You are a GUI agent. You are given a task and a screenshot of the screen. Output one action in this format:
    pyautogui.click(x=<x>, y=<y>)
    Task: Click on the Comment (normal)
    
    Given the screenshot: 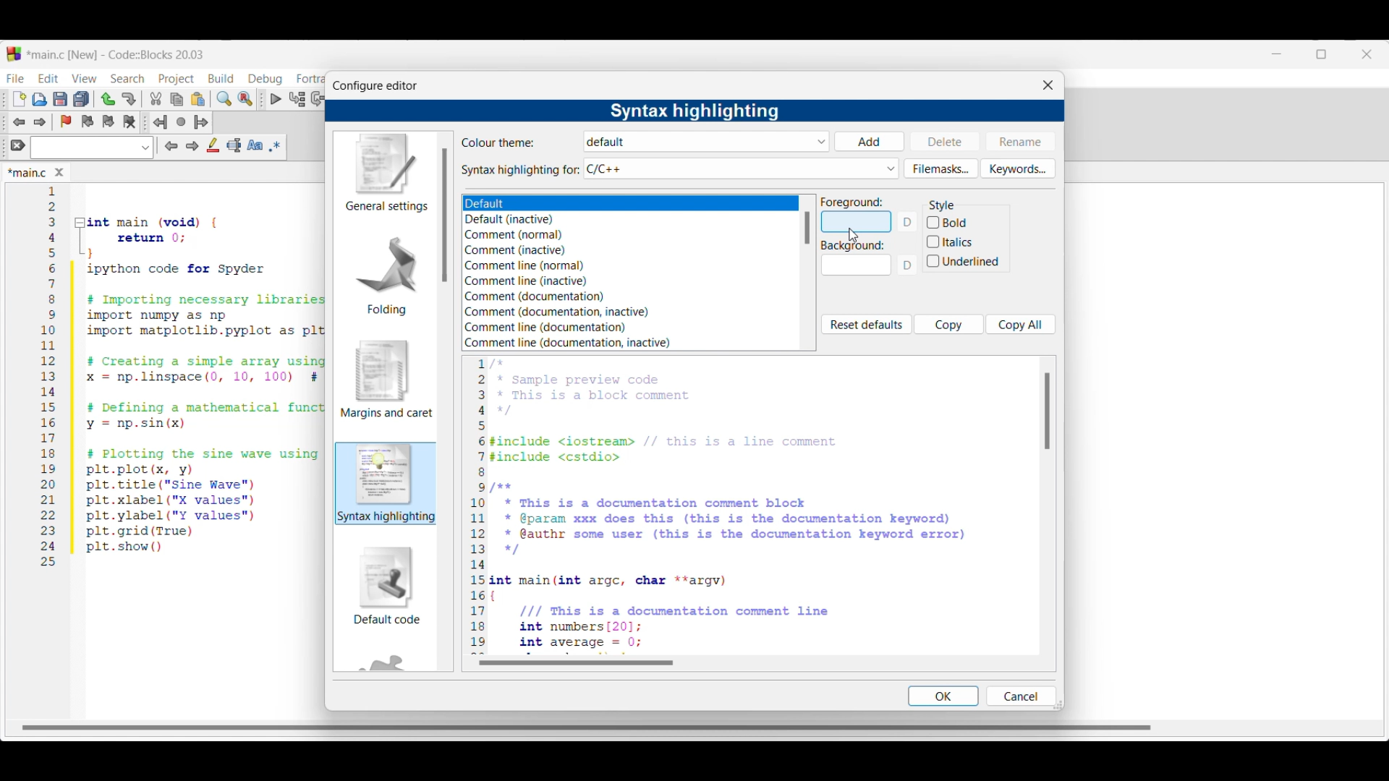 What is the action you would take?
    pyautogui.click(x=519, y=236)
    